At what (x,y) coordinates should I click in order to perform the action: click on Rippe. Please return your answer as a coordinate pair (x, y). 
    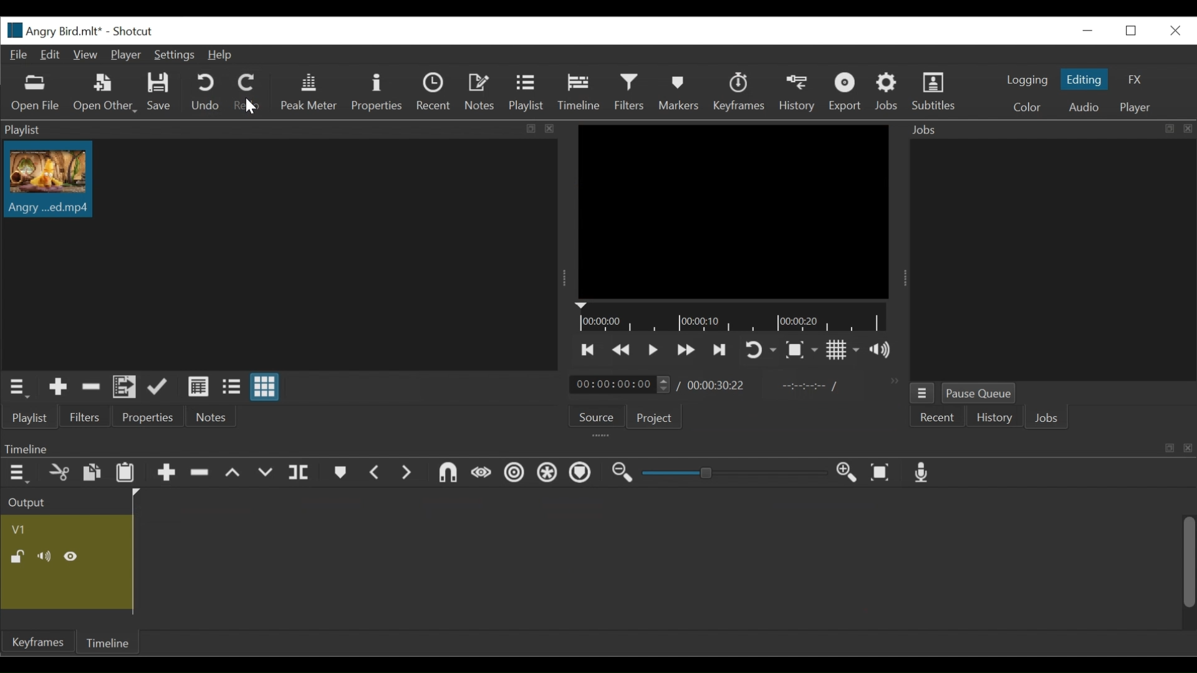
    Looking at the image, I should click on (514, 474).